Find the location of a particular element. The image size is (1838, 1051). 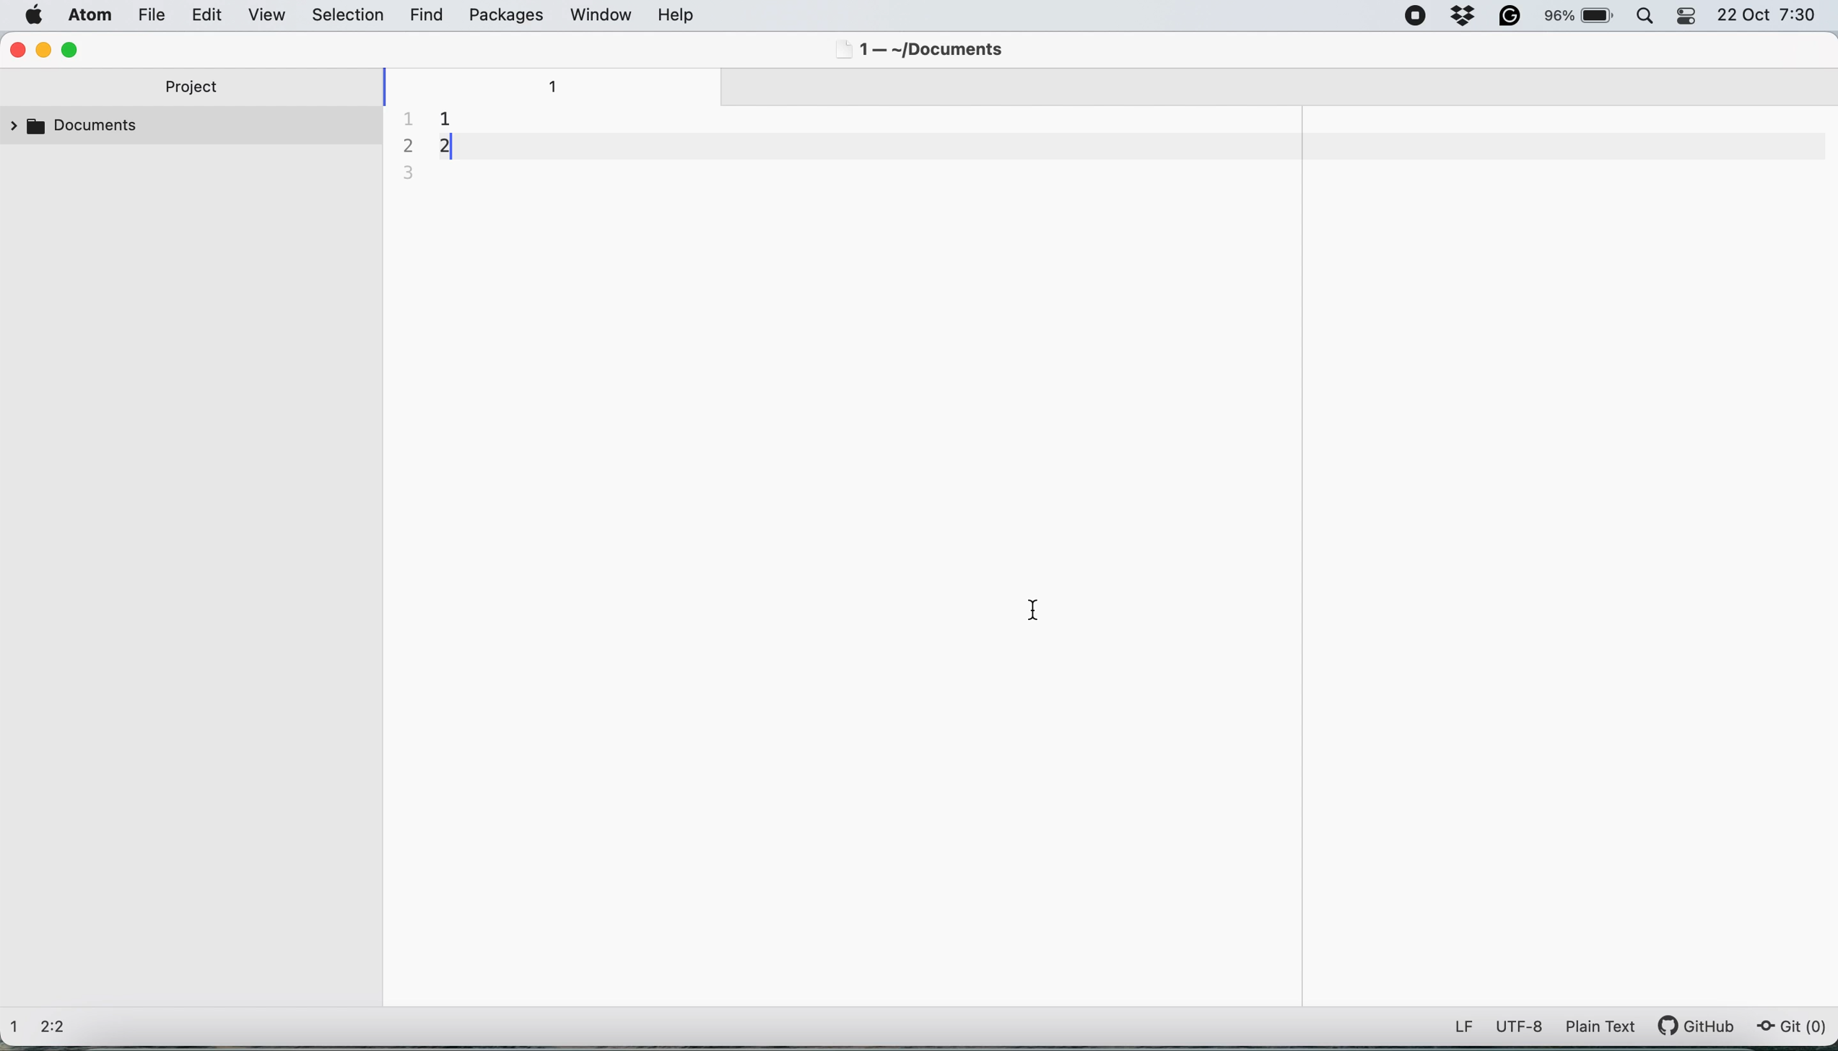

cursor is located at coordinates (1037, 609).